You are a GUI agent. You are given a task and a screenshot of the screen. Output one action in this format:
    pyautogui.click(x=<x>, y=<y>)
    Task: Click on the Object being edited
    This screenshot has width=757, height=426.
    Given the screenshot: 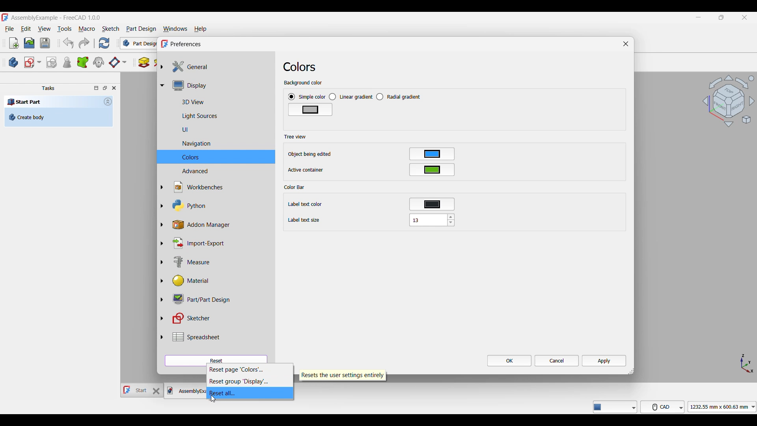 What is the action you would take?
    pyautogui.click(x=311, y=154)
    